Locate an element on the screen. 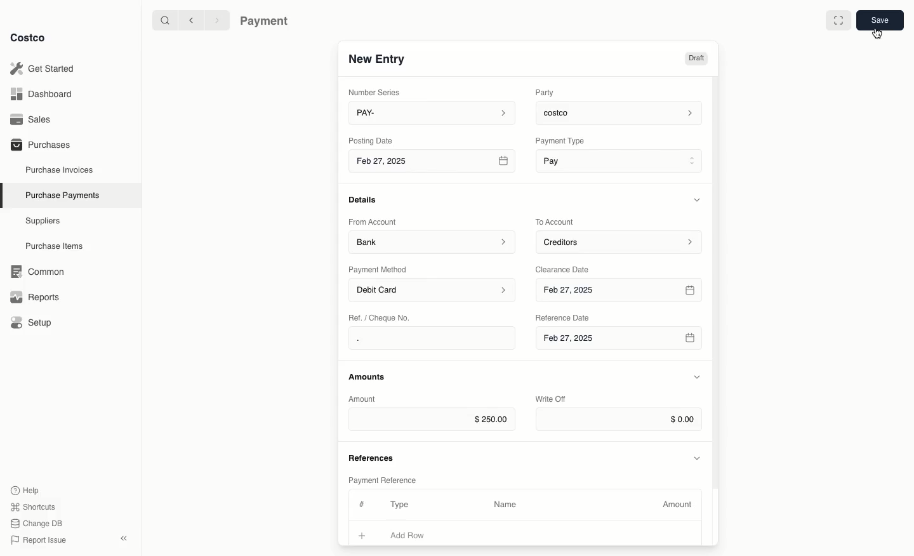 Image resolution: width=914 pixels, height=556 pixels. collapse is located at coordinates (123, 538).